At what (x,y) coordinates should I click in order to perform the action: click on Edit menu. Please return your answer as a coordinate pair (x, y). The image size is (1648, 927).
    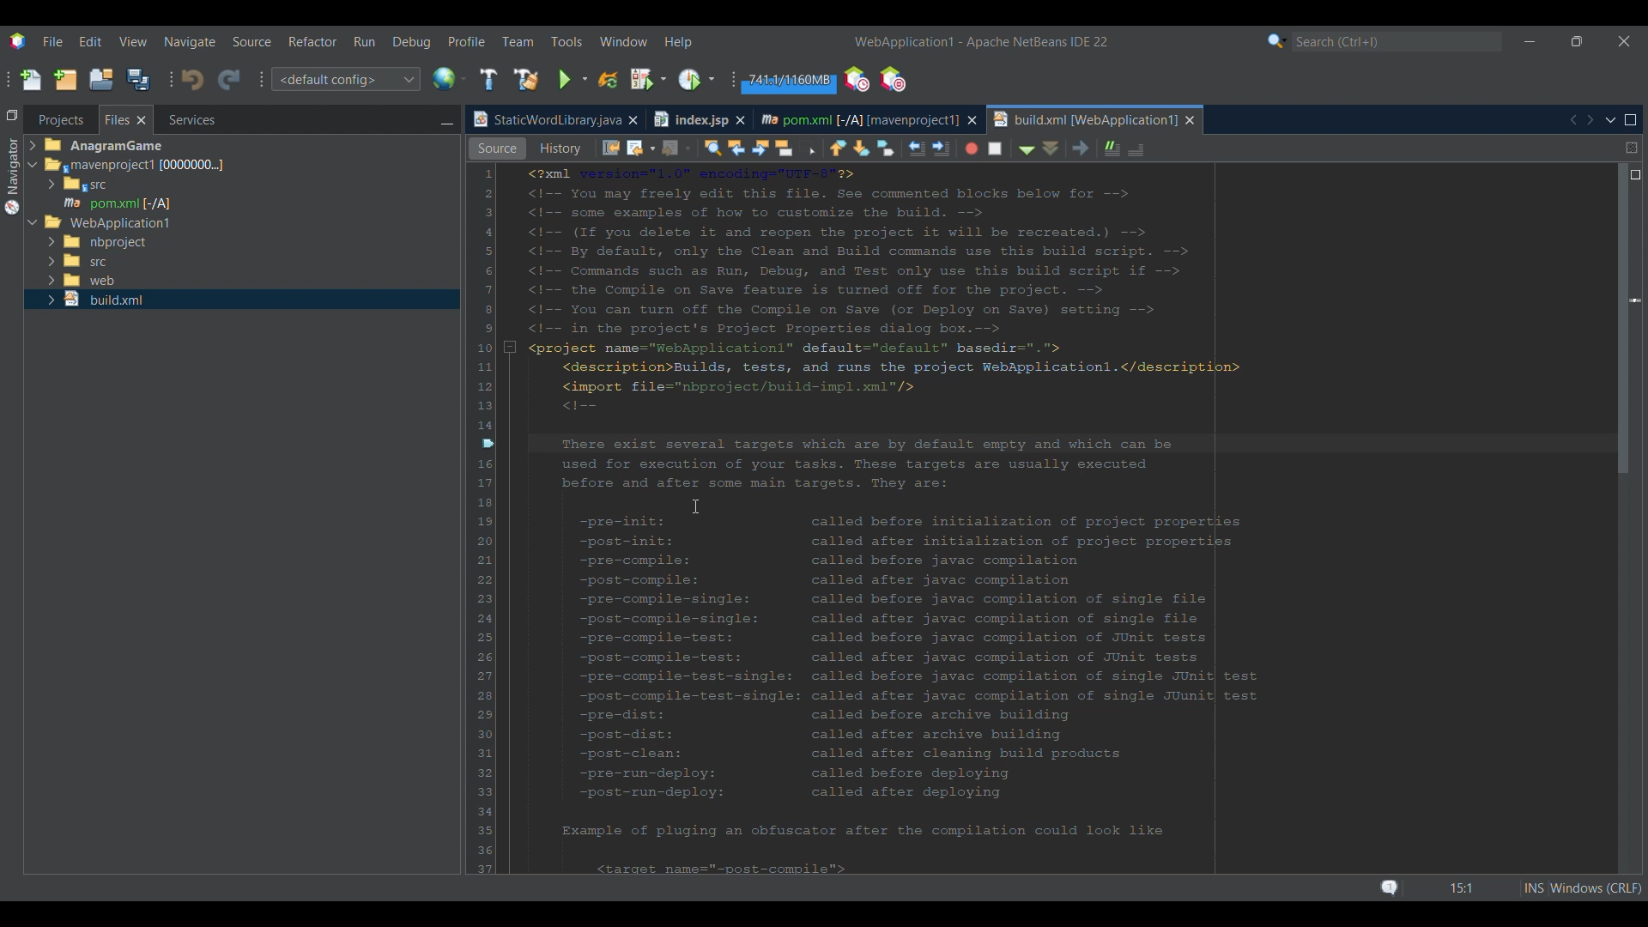
    Looking at the image, I should click on (90, 41).